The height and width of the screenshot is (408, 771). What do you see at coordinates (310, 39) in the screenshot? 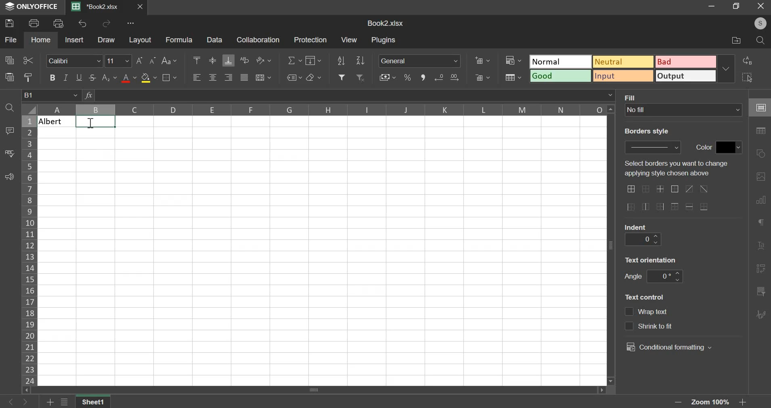
I see `protection` at bounding box center [310, 39].